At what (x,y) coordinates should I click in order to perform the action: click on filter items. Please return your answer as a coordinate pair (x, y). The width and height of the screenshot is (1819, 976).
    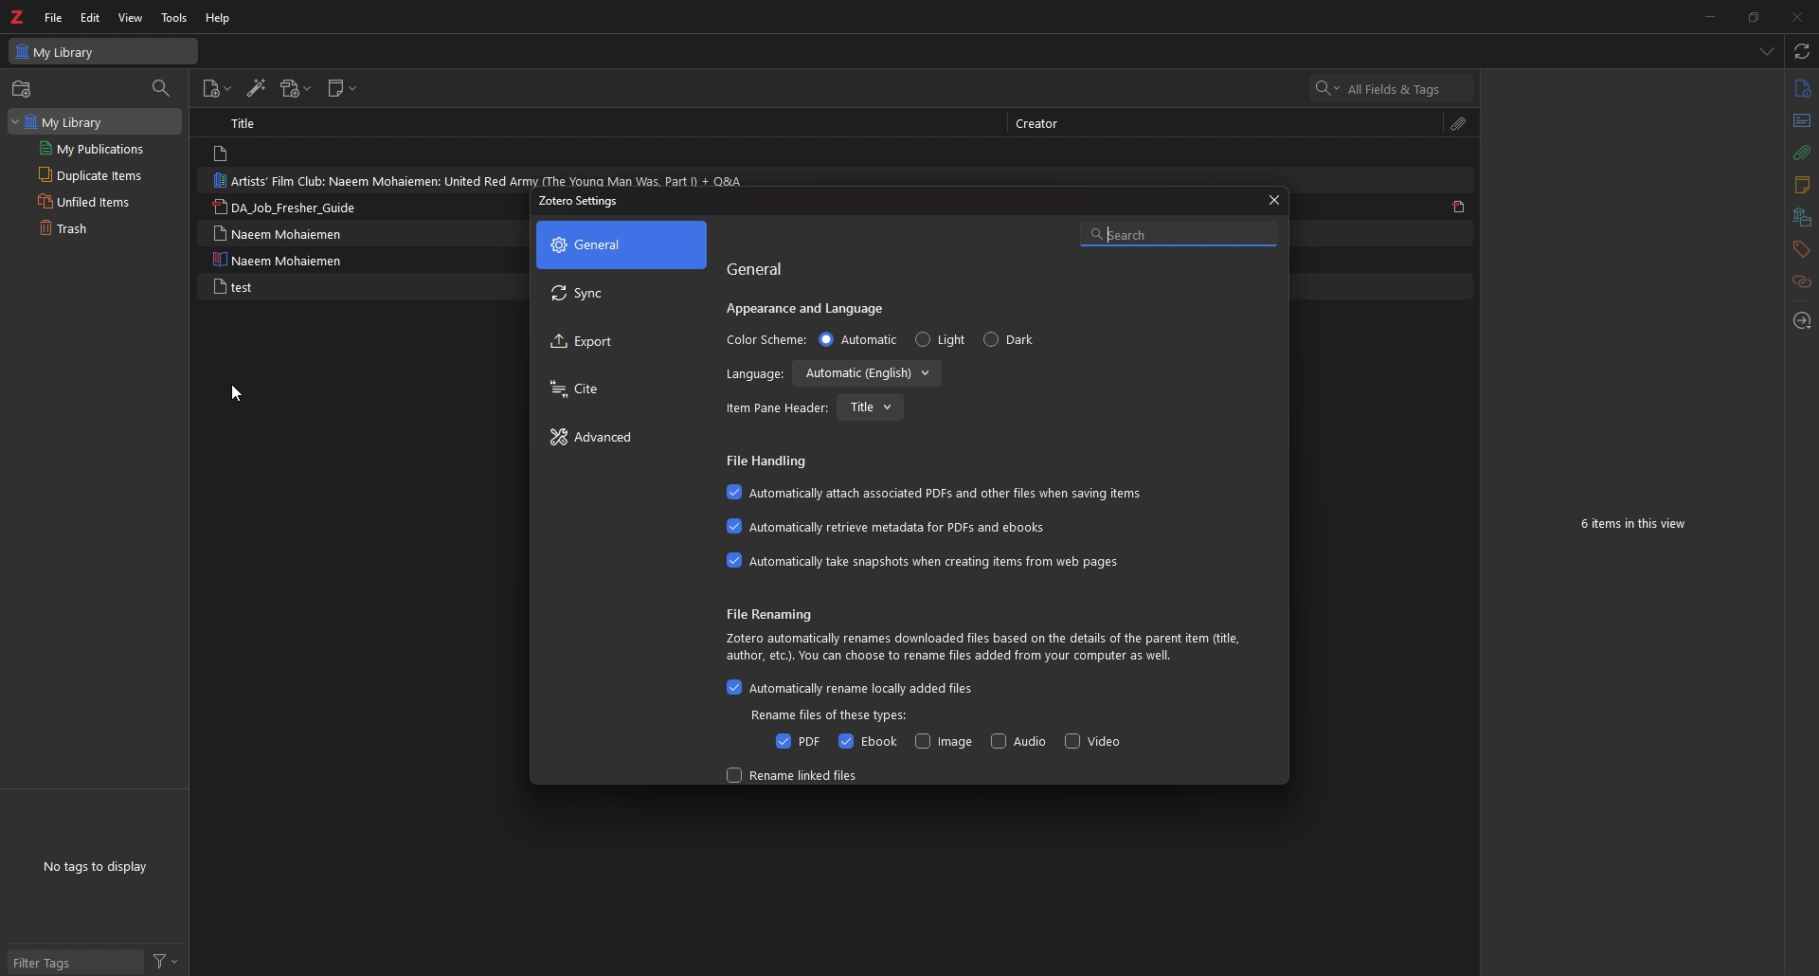
    Looking at the image, I should click on (165, 89).